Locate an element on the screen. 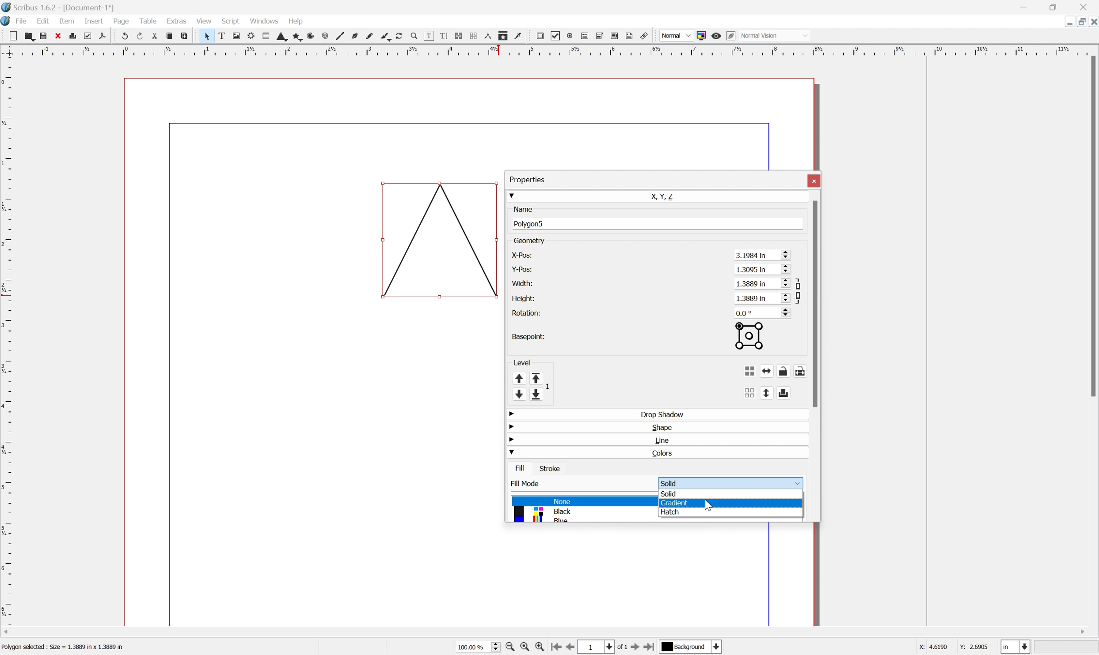 The width and height of the screenshot is (1099, 655). Cut is located at coordinates (153, 36).